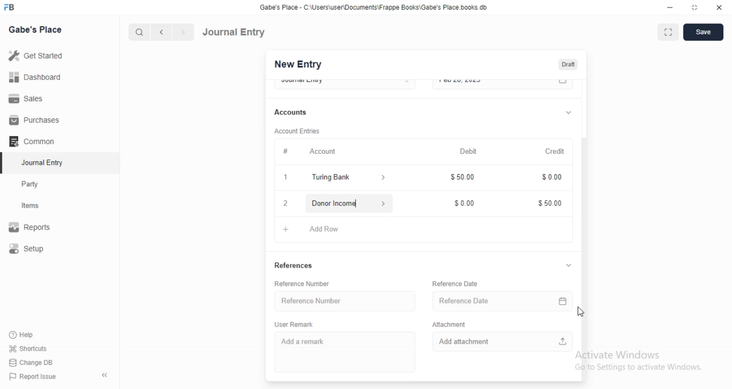  Describe the element at coordinates (34, 362) in the screenshot. I see `Change DB` at that location.